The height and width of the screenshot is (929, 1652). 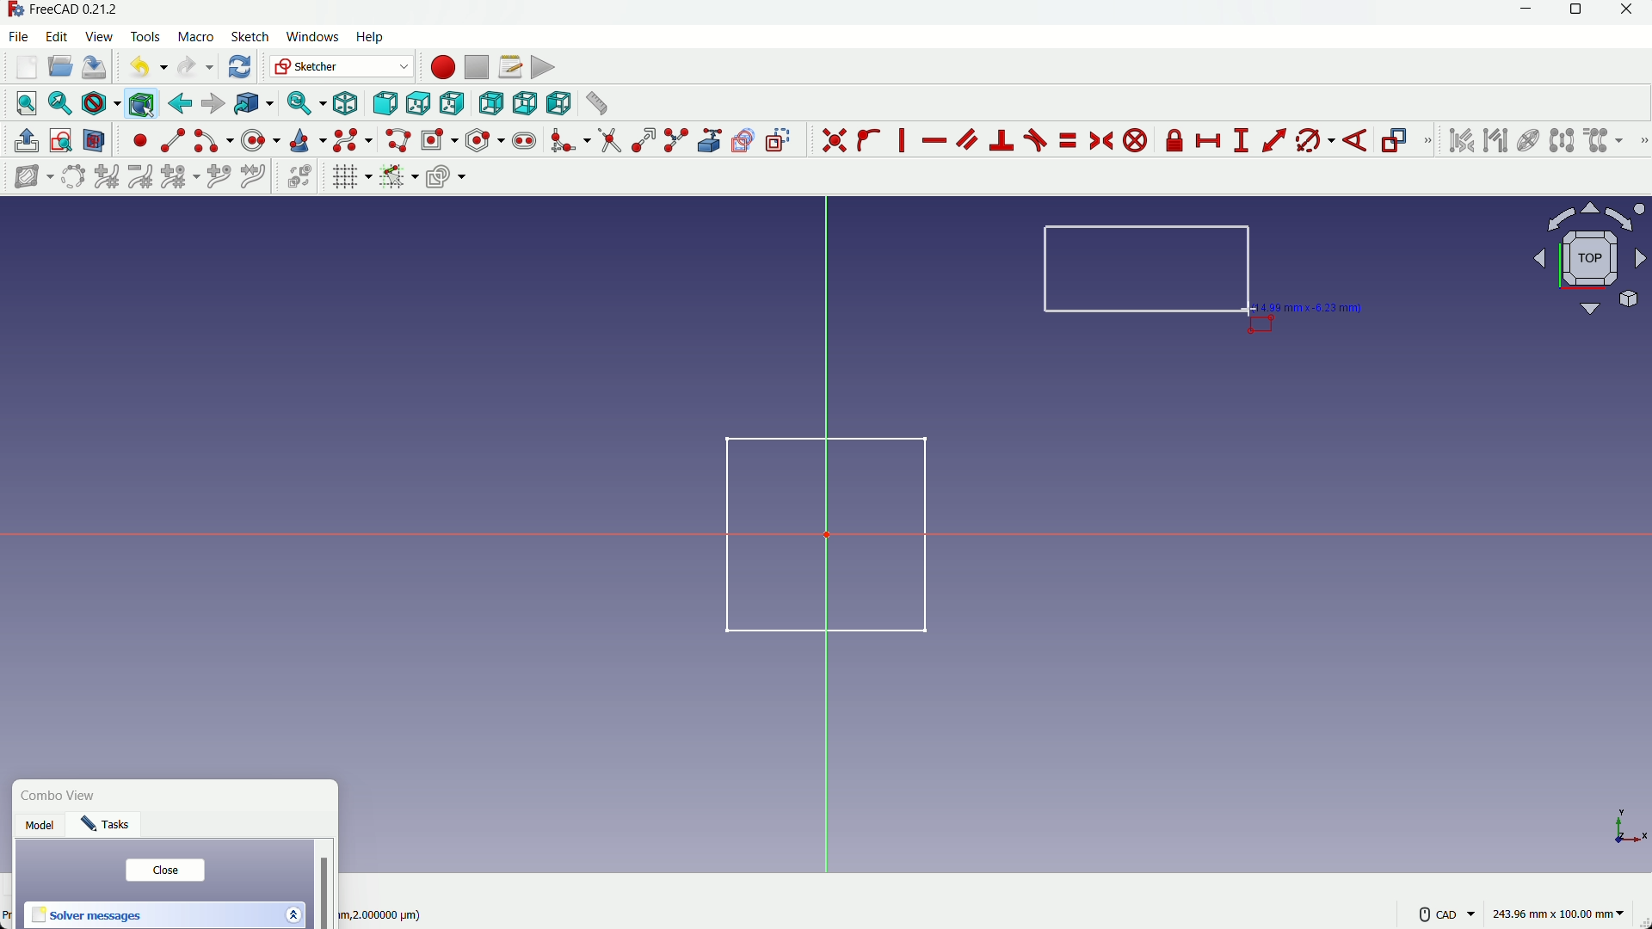 I want to click on constraint tangent, so click(x=1036, y=140).